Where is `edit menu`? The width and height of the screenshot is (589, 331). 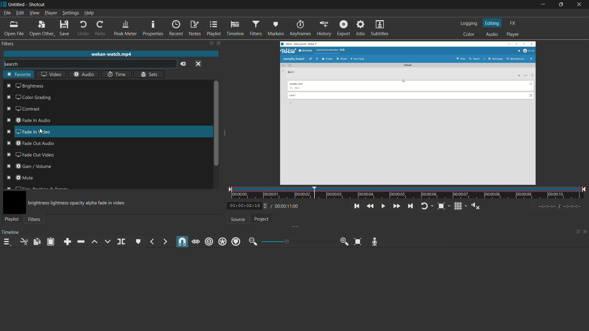
edit menu is located at coordinates (21, 13).